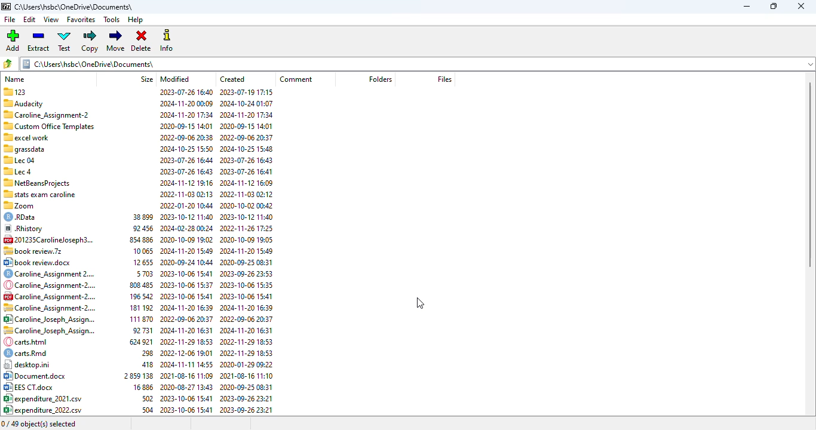 This screenshot has width=816, height=430. Describe the element at coordinates (379, 79) in the screenshot. I see `folders` at that location.